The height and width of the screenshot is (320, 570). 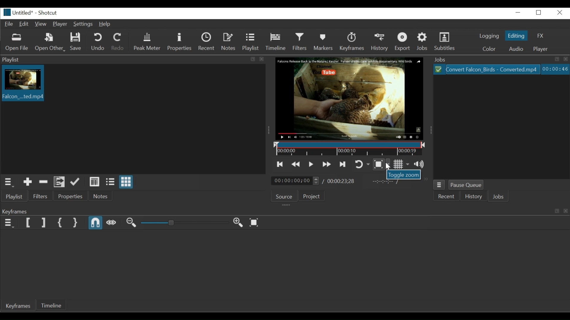 What do you see at coordinates (486, 69) in the screenshot?
I see `File` at bounding box center [486, 69].